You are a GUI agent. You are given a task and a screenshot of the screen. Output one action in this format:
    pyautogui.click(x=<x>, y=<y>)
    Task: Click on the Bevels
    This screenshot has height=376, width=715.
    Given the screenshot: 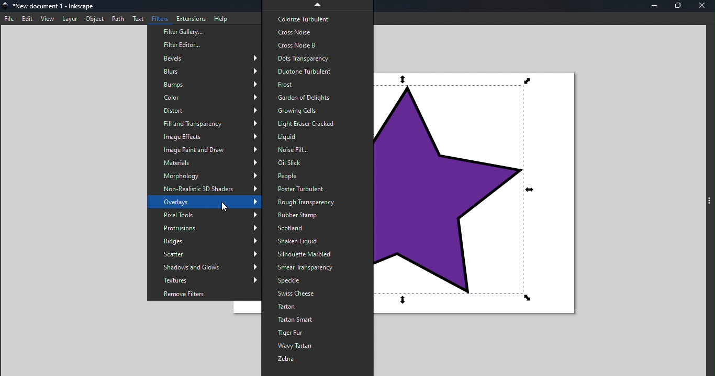 What is the action you would take?
    pyautogui.click(x=203, y=57)
    